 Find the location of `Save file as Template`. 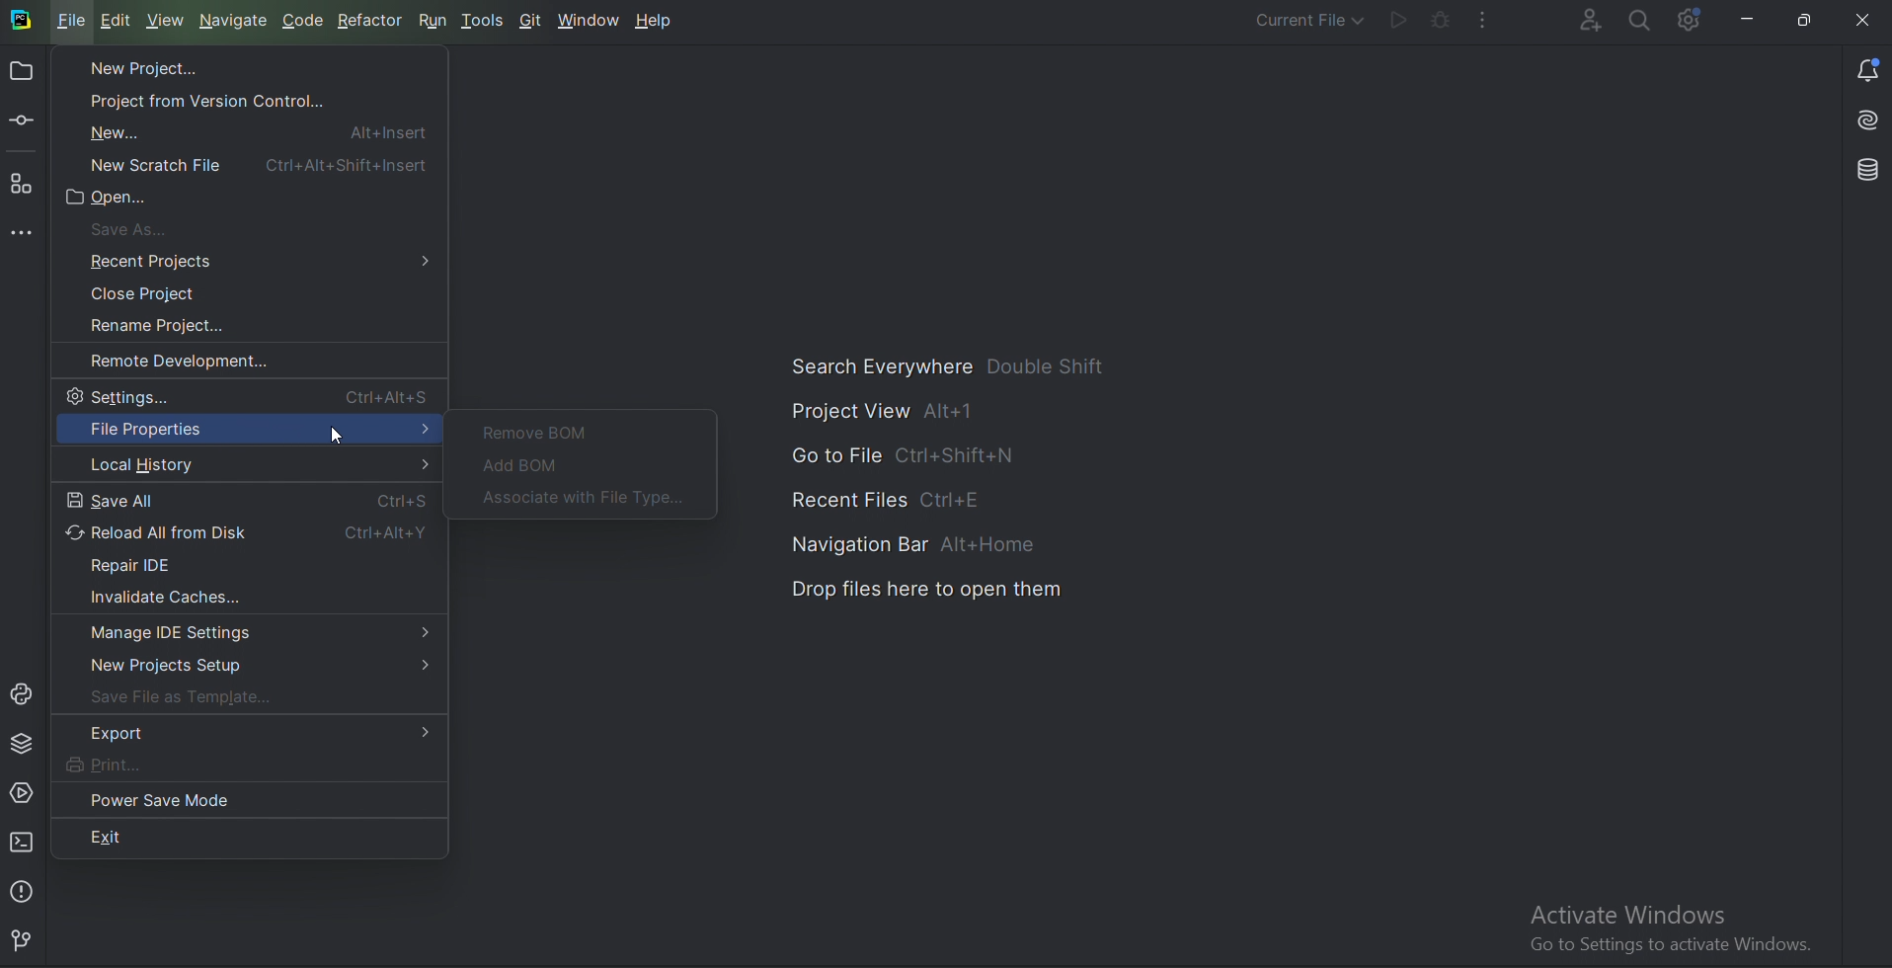

Save file as Template is located at coordinates (191, 699).